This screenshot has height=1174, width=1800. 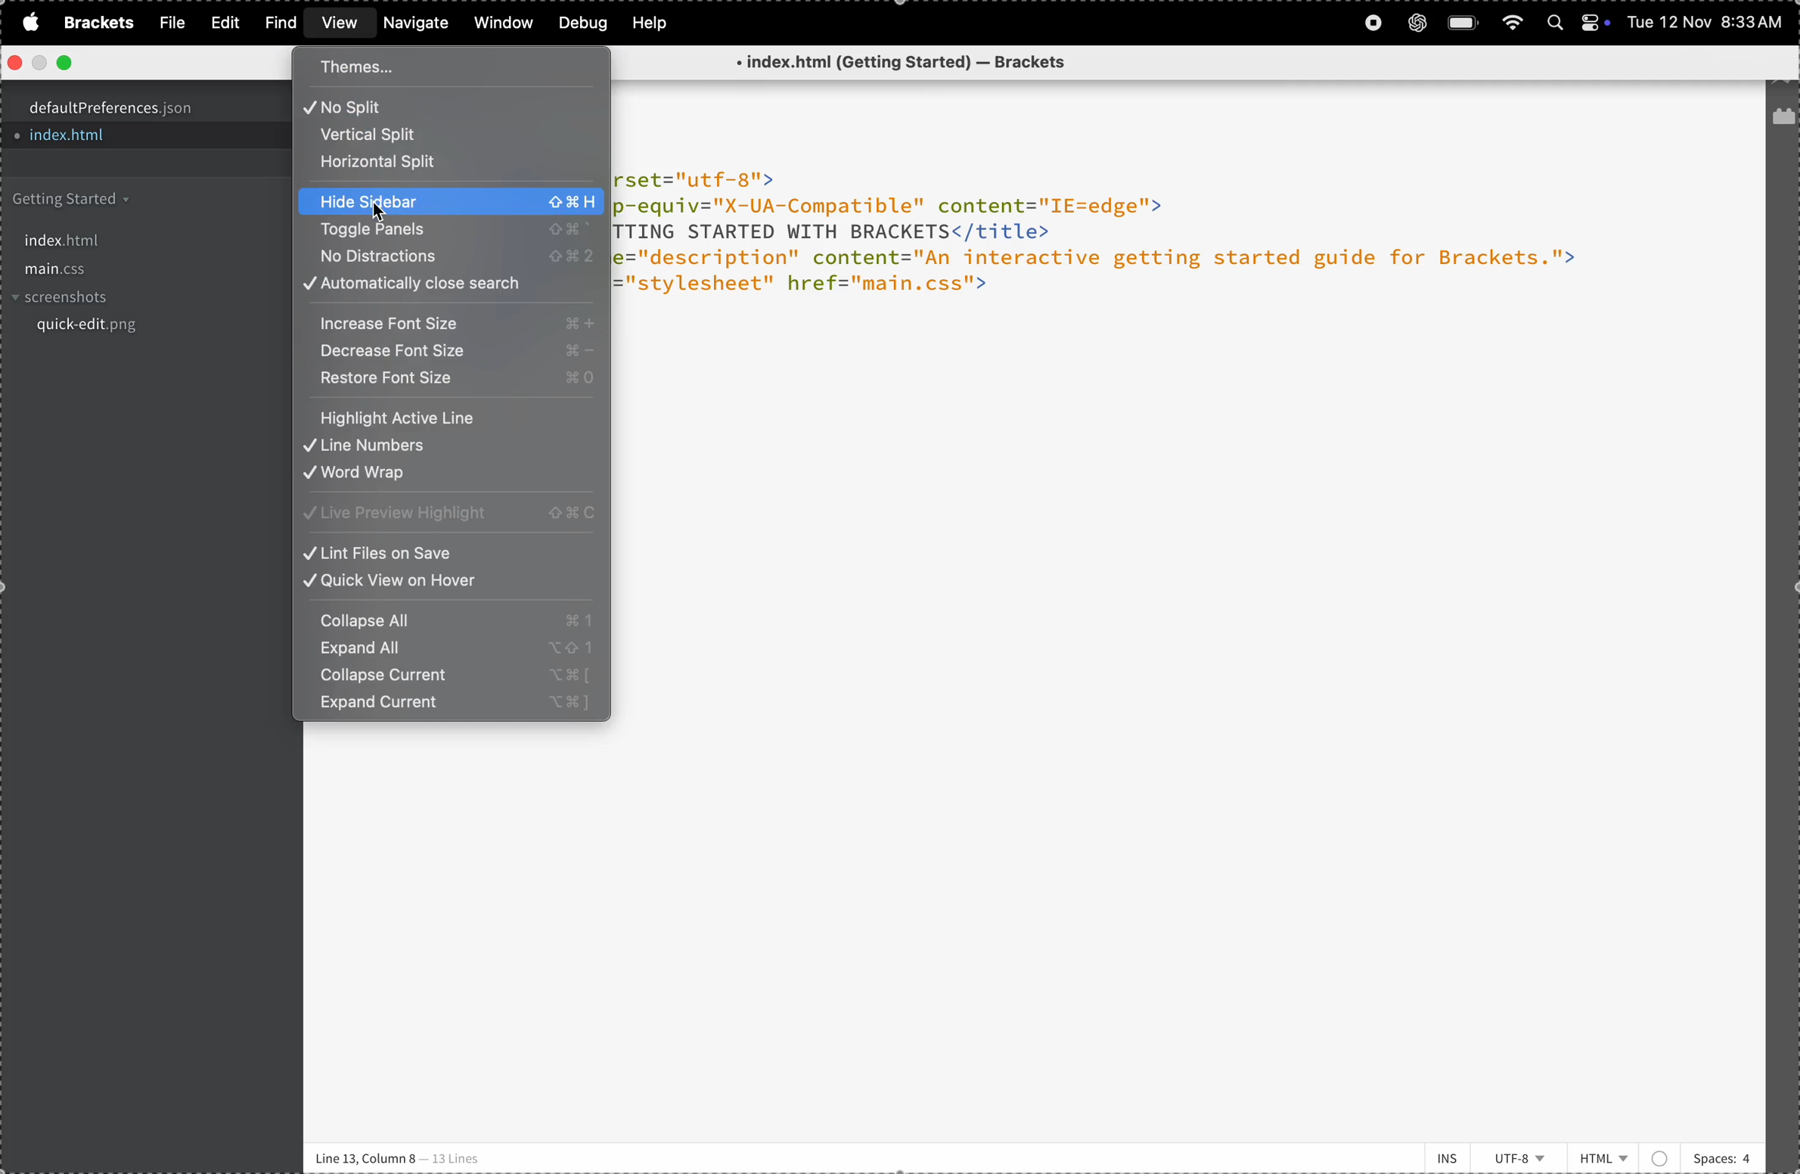 I want to click on maximize, so click(x=66, y=63).